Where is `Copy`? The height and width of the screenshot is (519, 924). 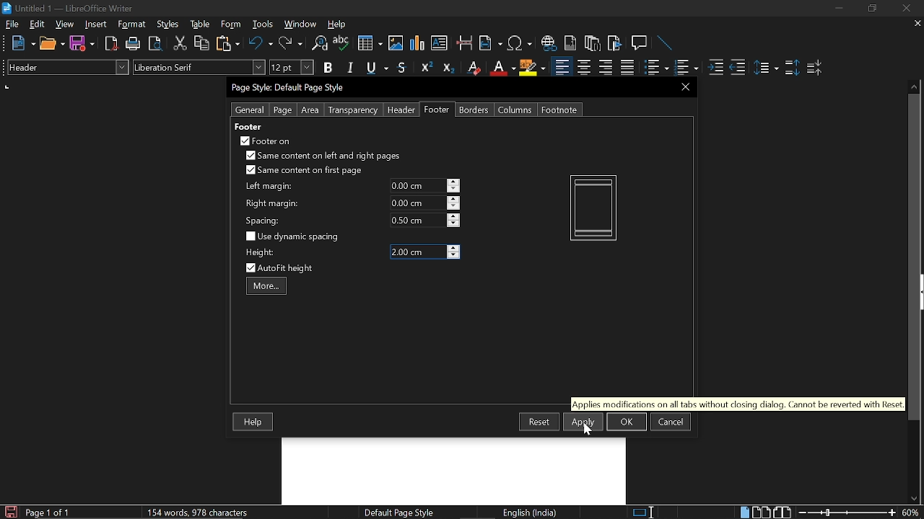
Copy is located at coordinates (201, 43).